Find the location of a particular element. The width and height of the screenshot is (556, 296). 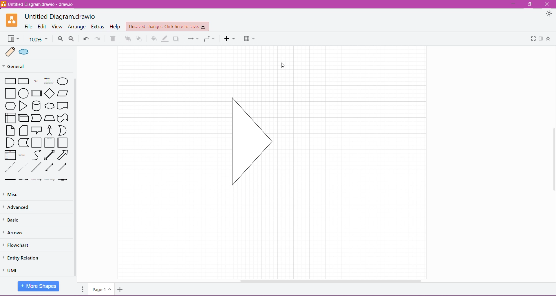

Arrange is located at coordinates (77, 26).